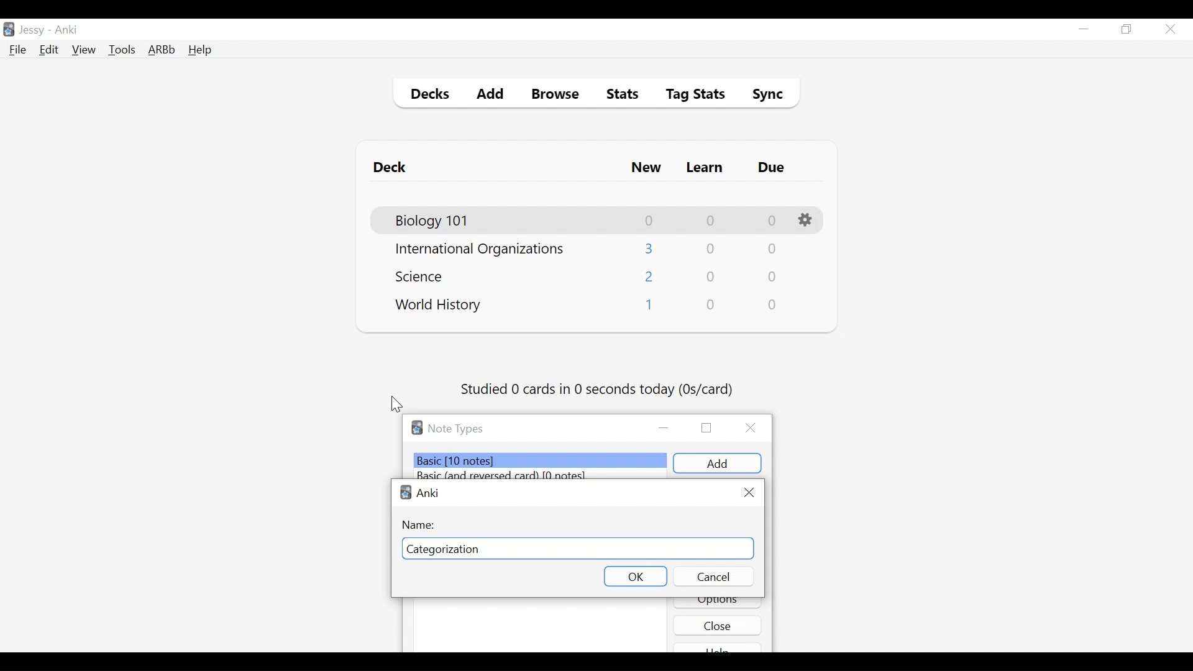 The height and width of the screenshot is (671, 1193). Describe the element at coordinates (397, 404) in the screenshot. I see `Cursor` at that location.